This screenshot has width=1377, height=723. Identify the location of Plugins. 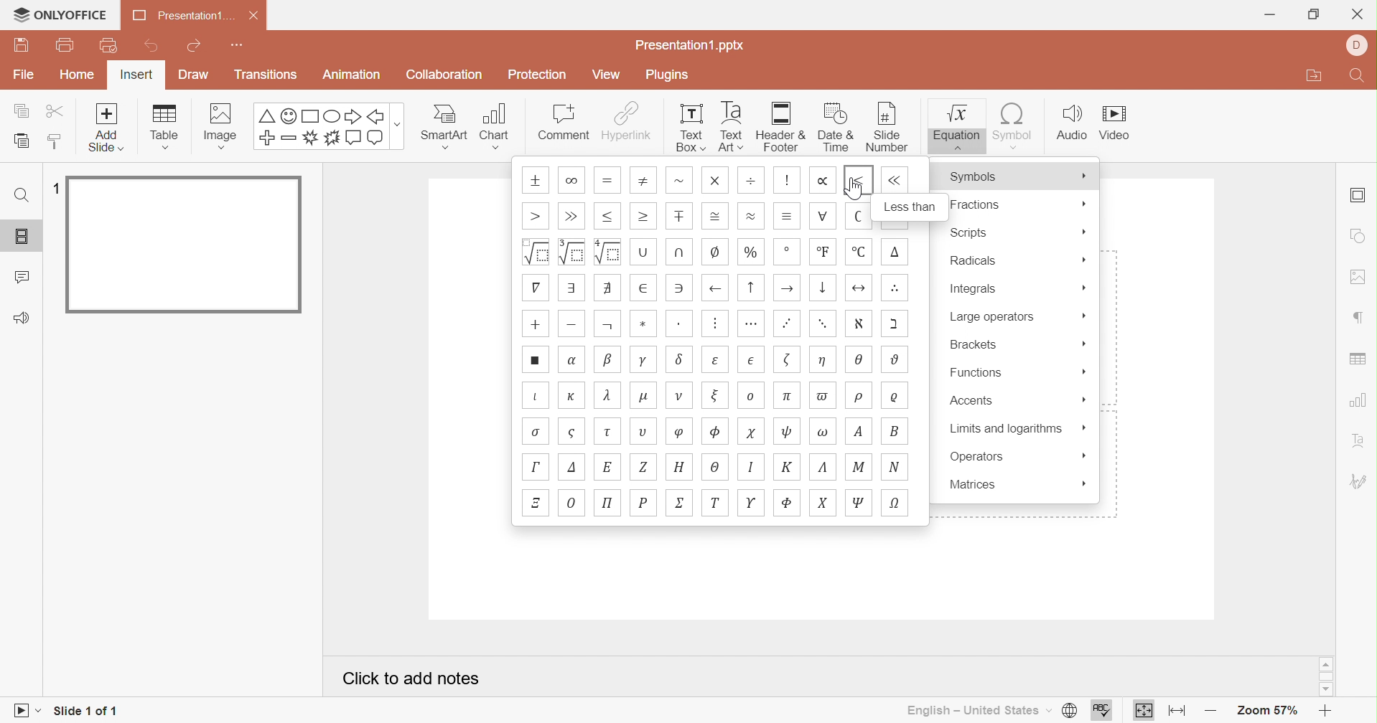
(666, 76).